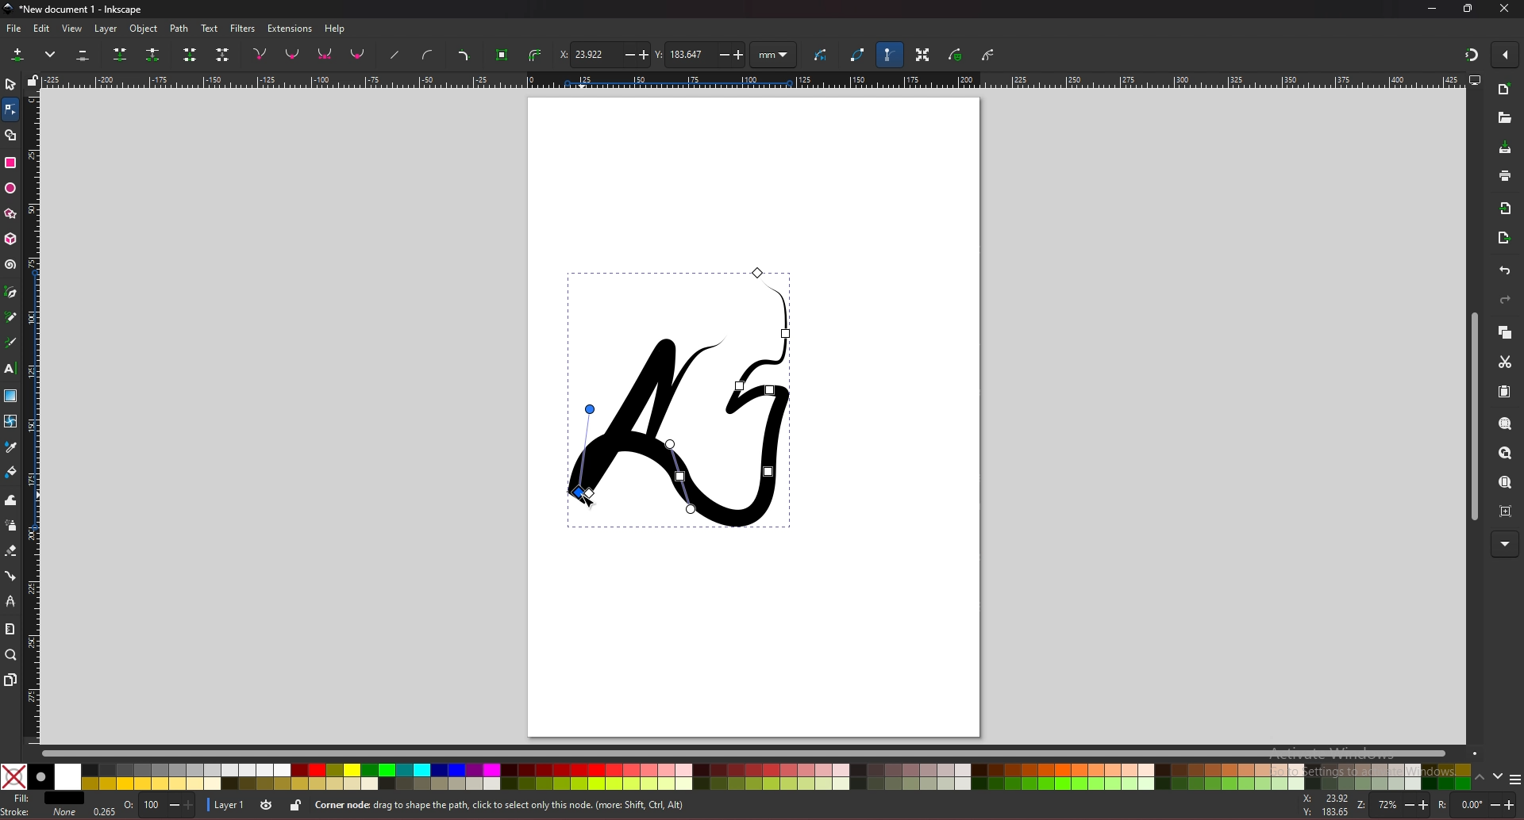 This screenshot has height=820, width=1524. Describe the element at coordinates (1504, 424) in the screenshot. I see `zoom selection` at that location.